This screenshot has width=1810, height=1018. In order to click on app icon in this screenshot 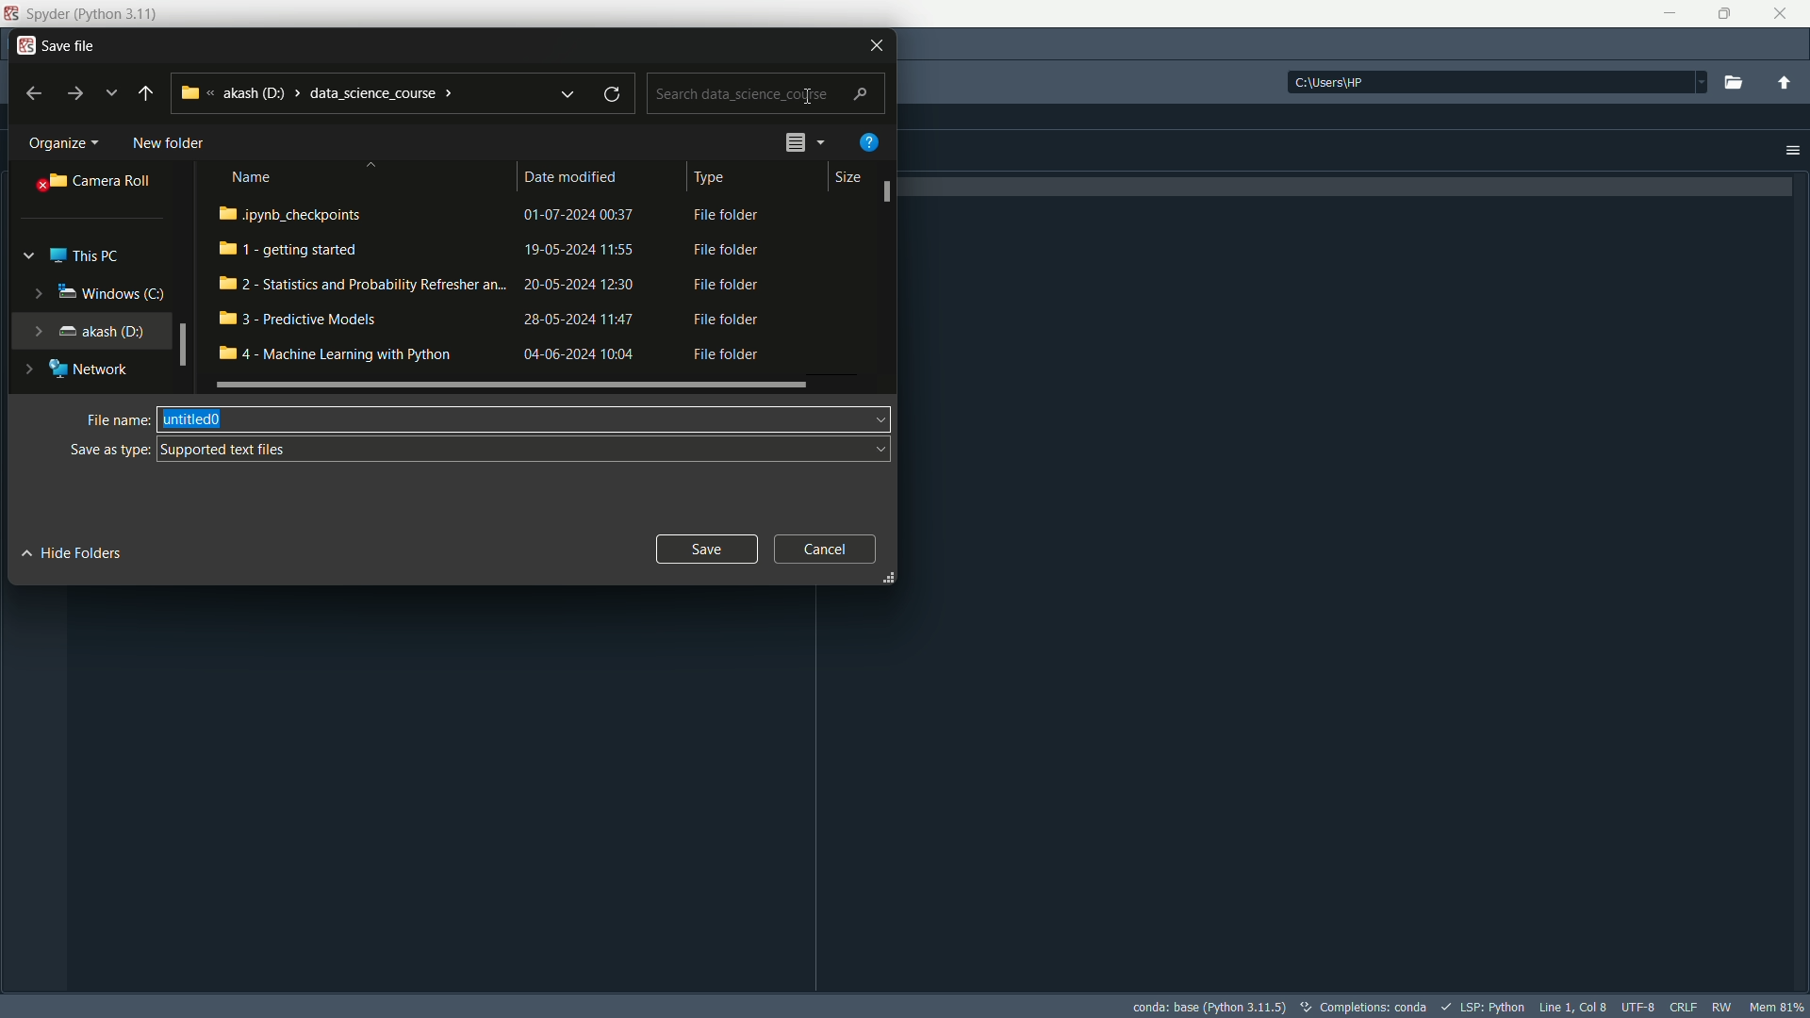, I will do `click(26, 45)`.